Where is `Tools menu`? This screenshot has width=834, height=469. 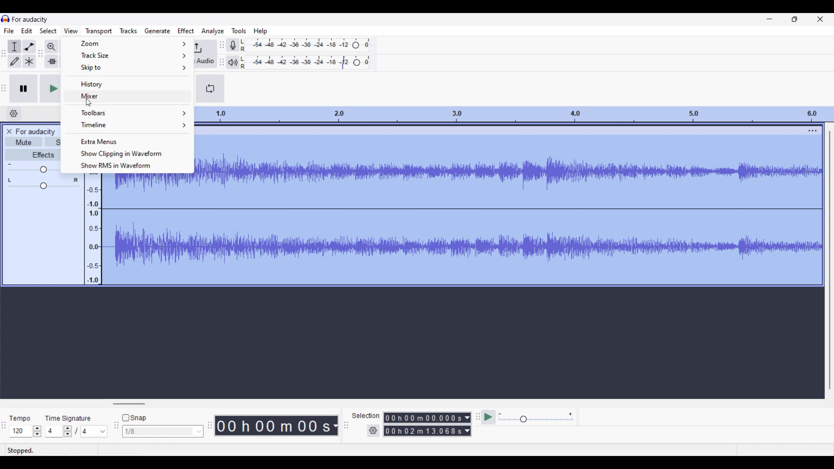
Tools menu is located at coordinates (239, 31).